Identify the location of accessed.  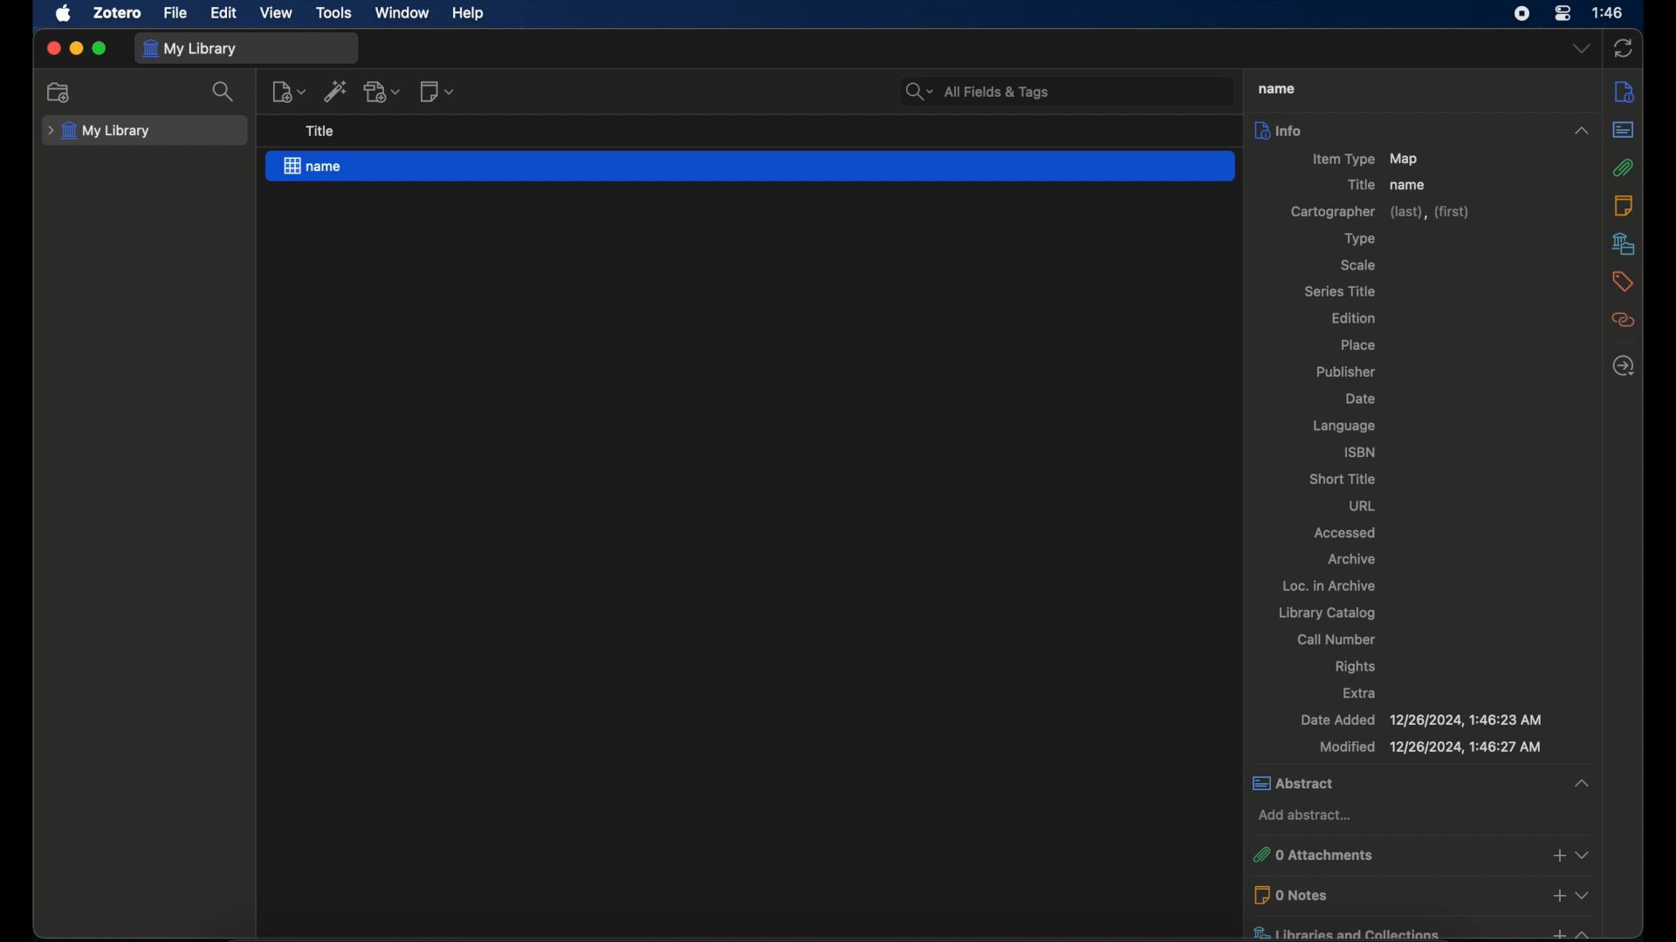
(1345, 531).